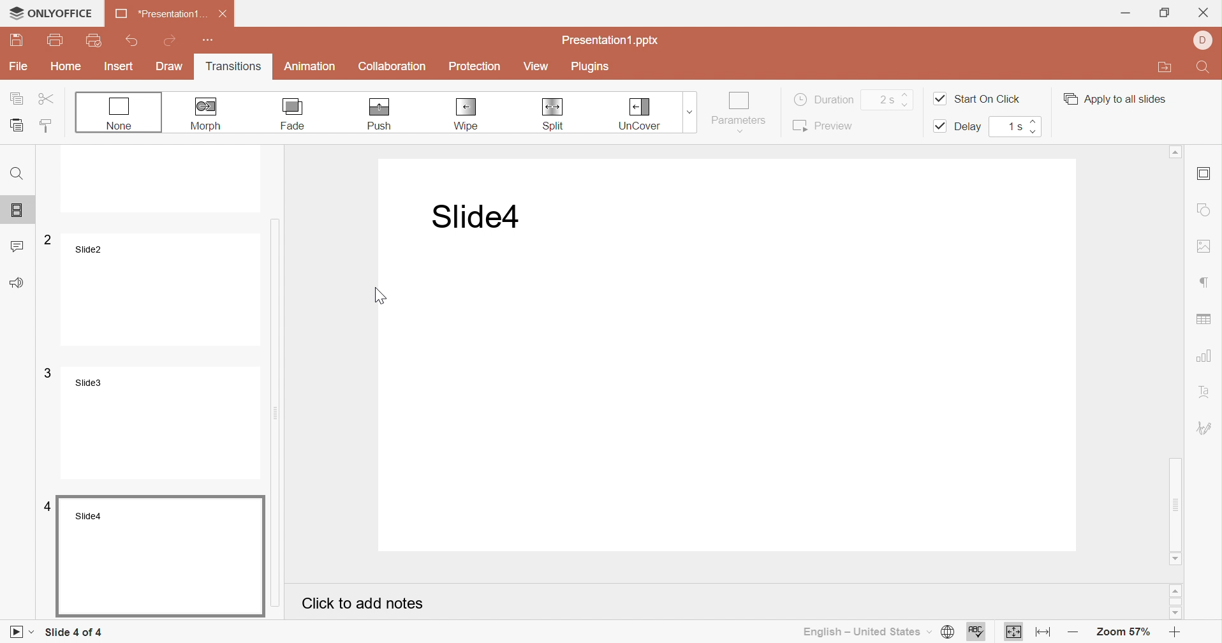 This screenshot has height=643, width=1222. What do you see at coordinates (46, 372) in the screenshot?
I see `3` at bounding box center [46, 372].